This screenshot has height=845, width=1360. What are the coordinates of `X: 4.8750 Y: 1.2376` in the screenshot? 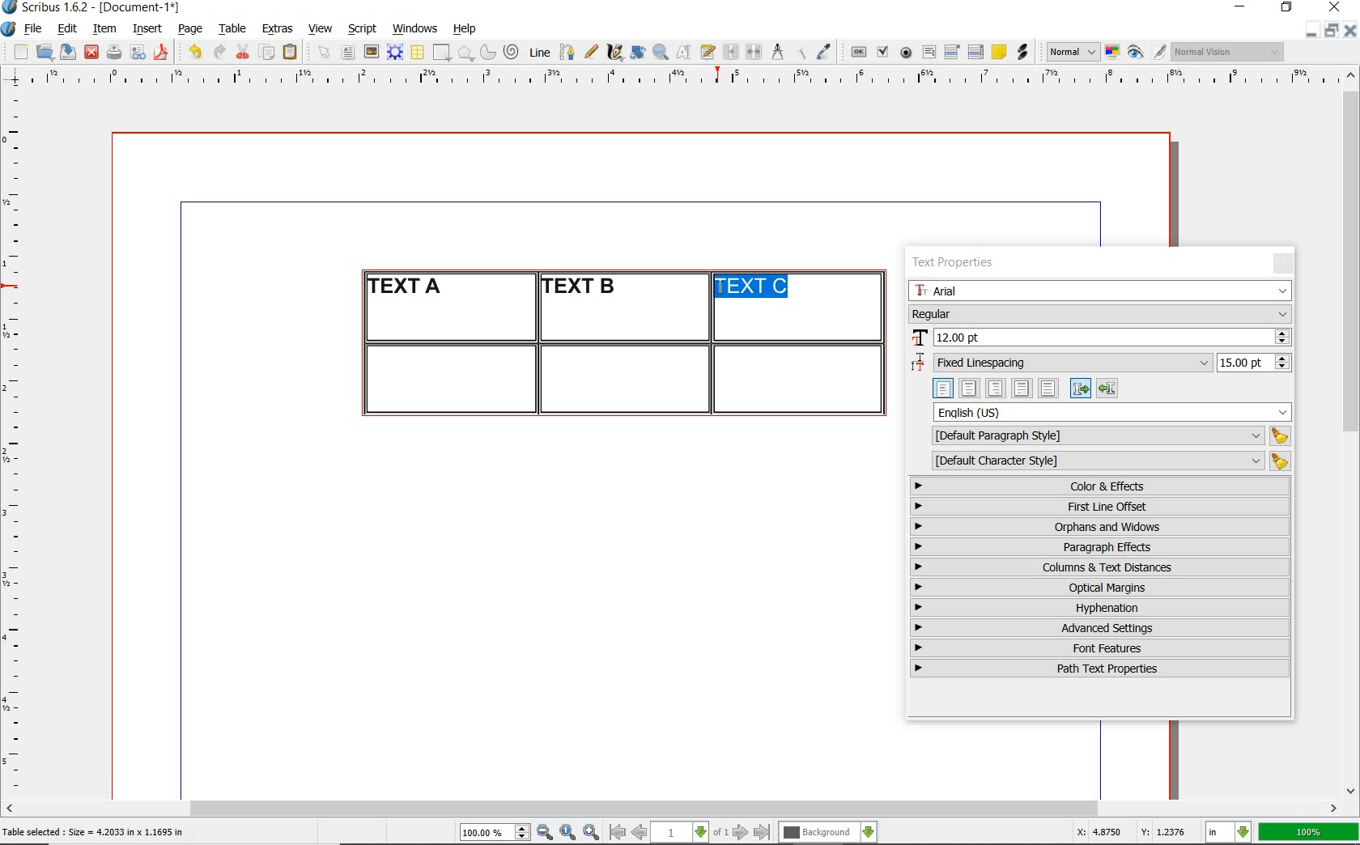 It's located at (1134, 832).